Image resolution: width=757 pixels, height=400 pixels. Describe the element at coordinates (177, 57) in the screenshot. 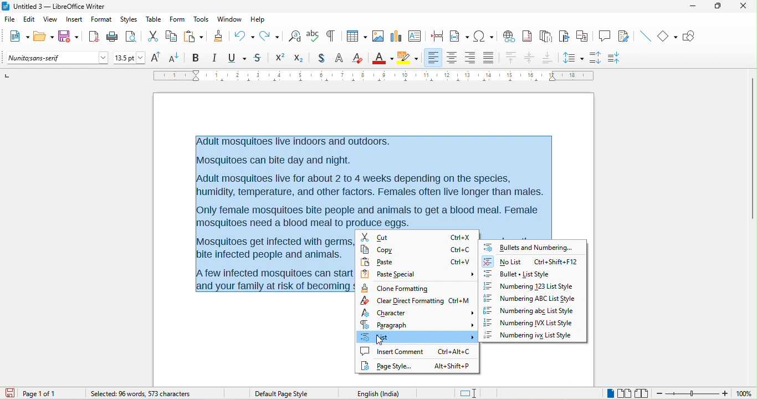

I see `decrease size` at that location.